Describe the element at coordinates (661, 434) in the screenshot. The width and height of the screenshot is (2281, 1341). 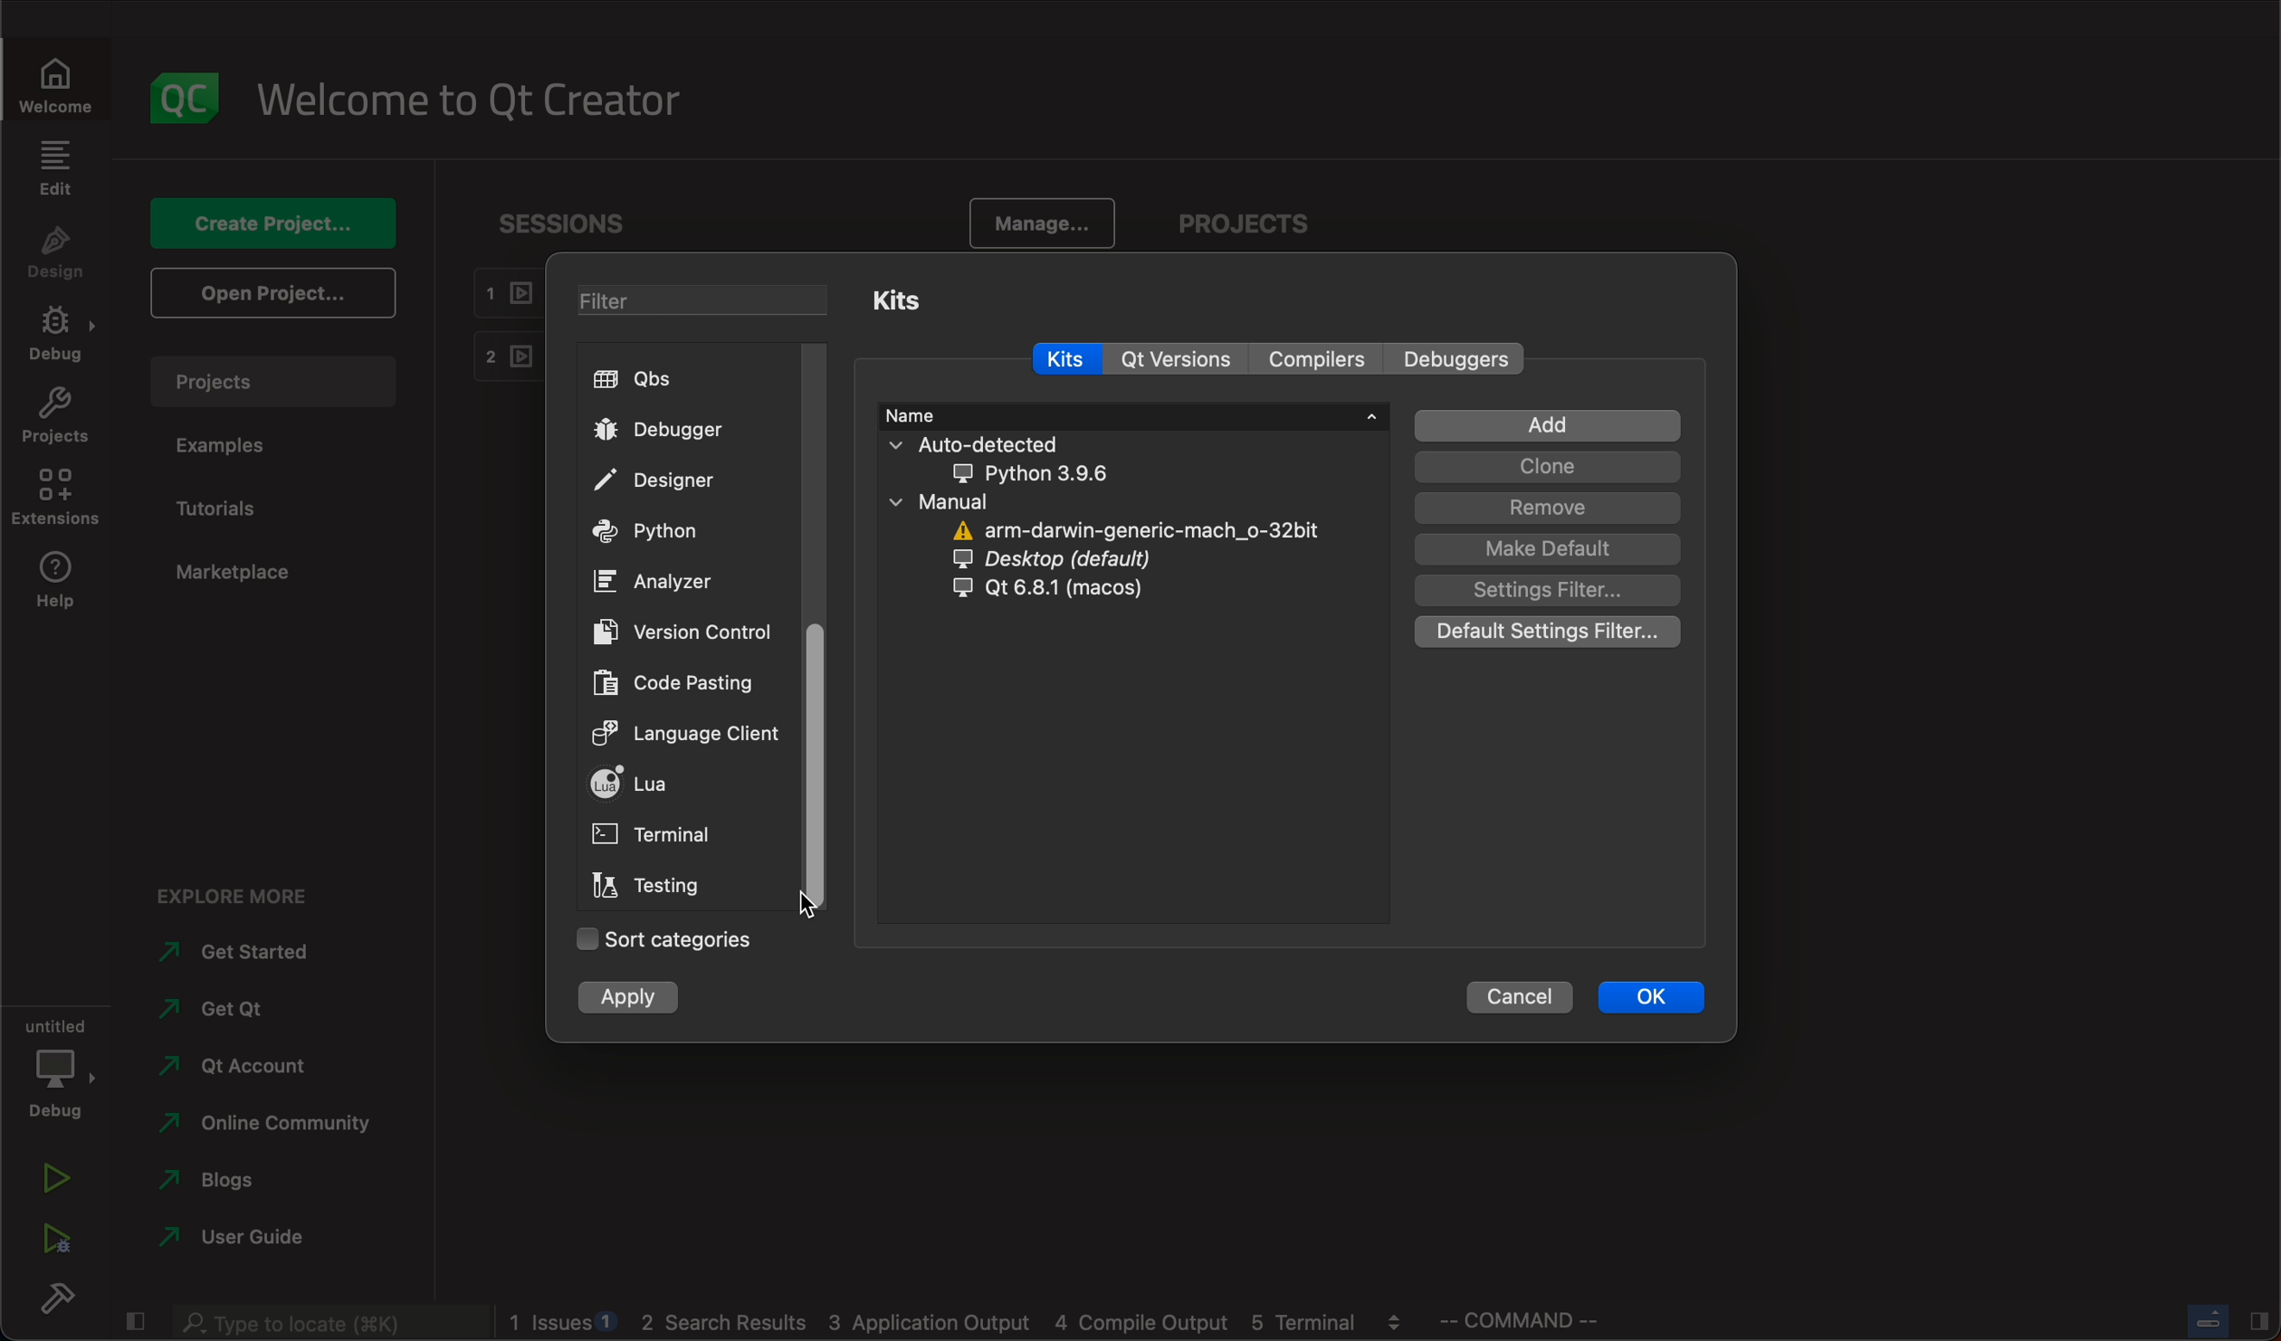
I see `debugger` at that location.